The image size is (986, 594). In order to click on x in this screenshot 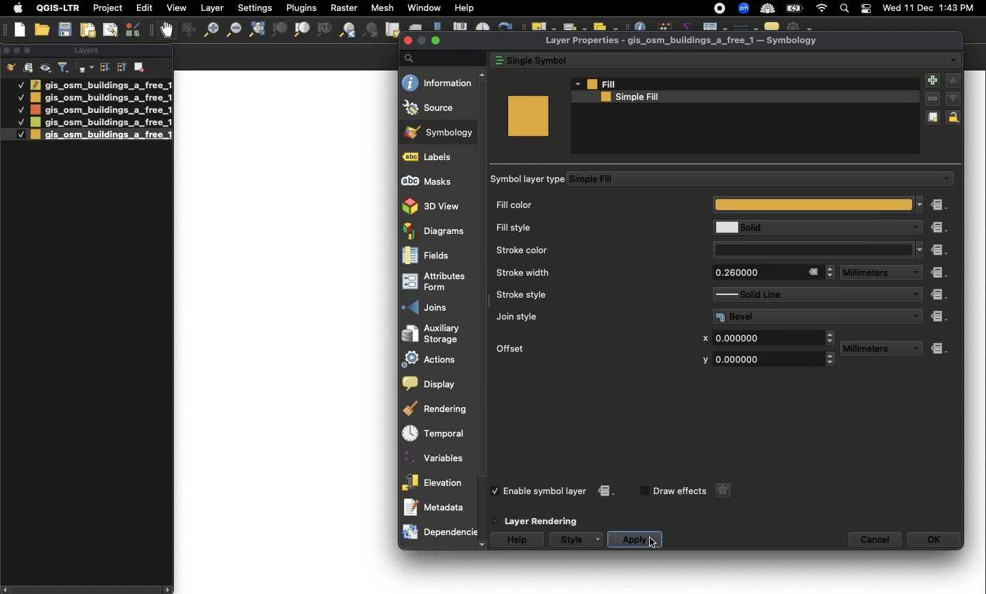, I will do `click(705, 339)`.